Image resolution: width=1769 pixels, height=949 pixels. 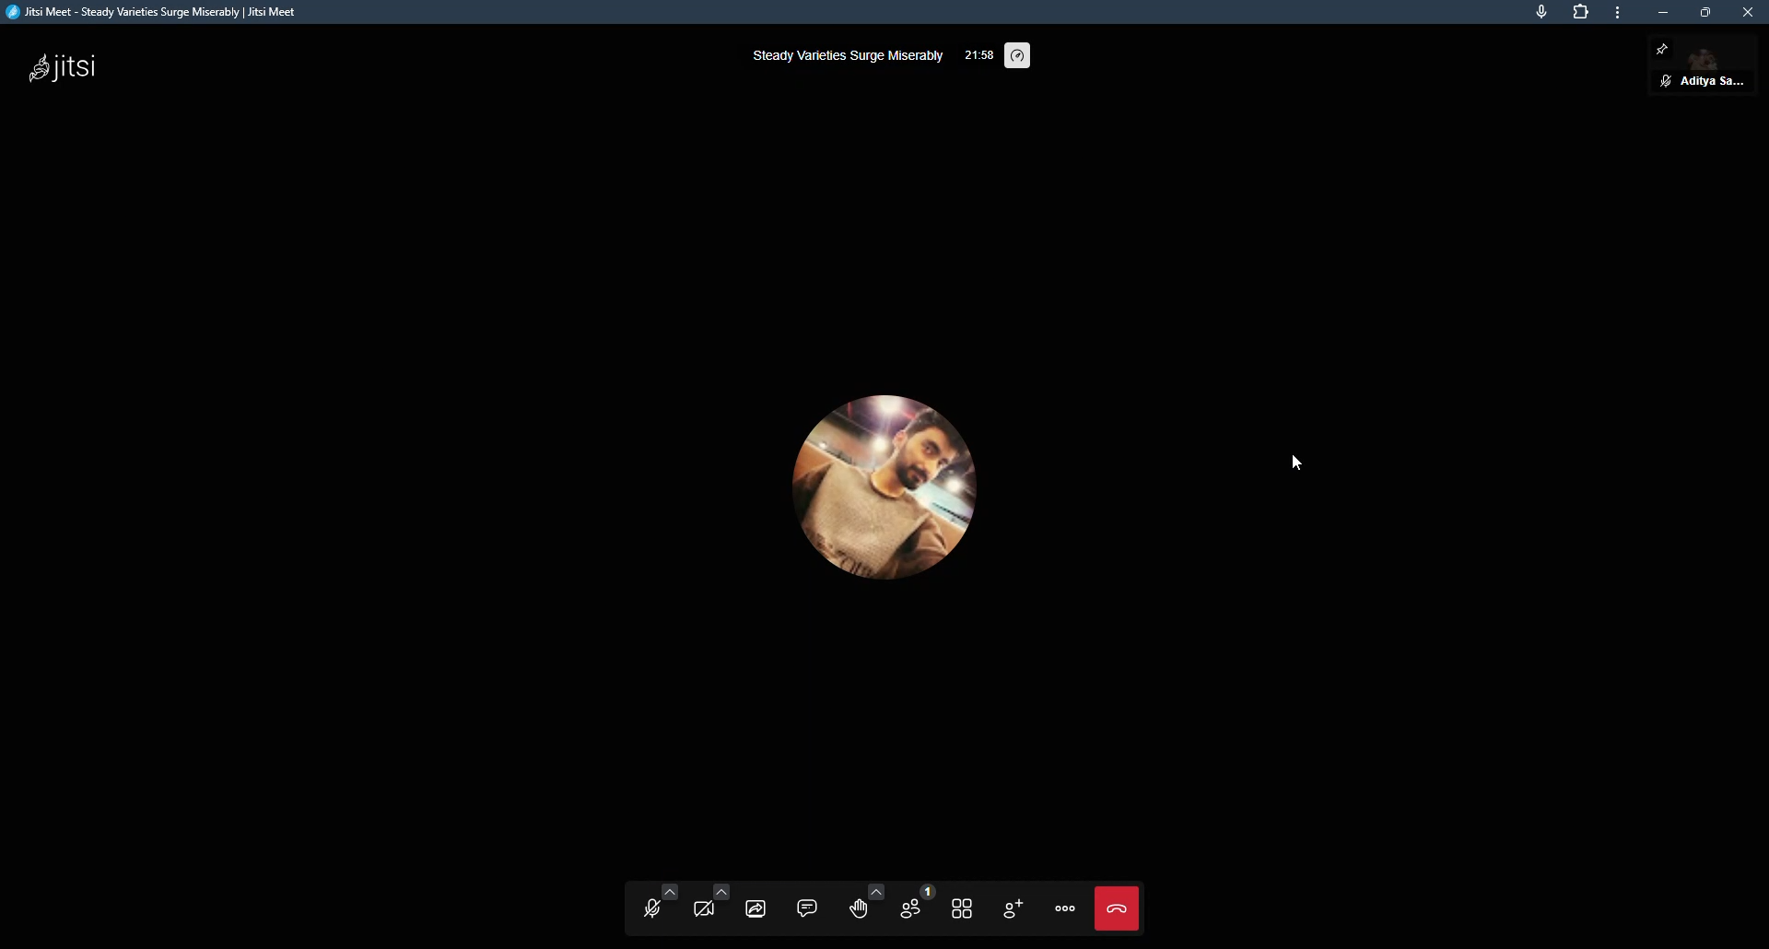 What do you see at coordinates (1012, 908) in the screenshot?
I see `invite people` at bounding box center [1012, 908].